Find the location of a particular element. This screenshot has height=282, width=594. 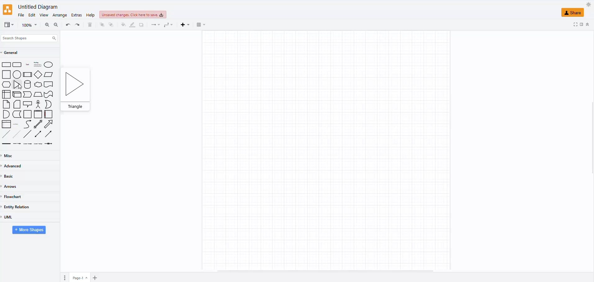

Thick Line is located at coordinates (6, 144).